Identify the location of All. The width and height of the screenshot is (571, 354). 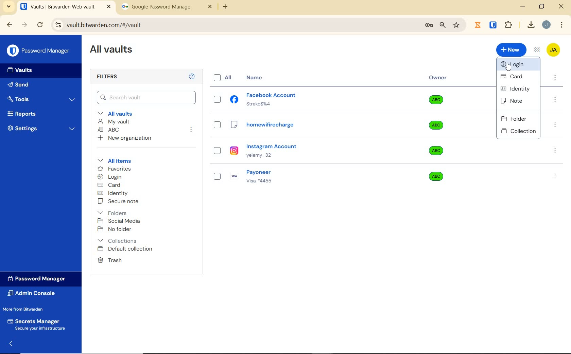
(220, 78).